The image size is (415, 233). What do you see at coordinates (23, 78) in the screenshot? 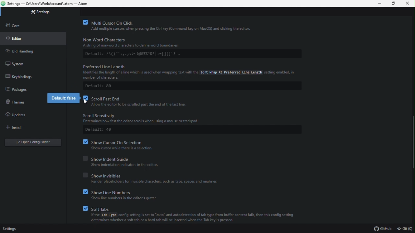
I see `Key winding` at bounding box center [23, 78].